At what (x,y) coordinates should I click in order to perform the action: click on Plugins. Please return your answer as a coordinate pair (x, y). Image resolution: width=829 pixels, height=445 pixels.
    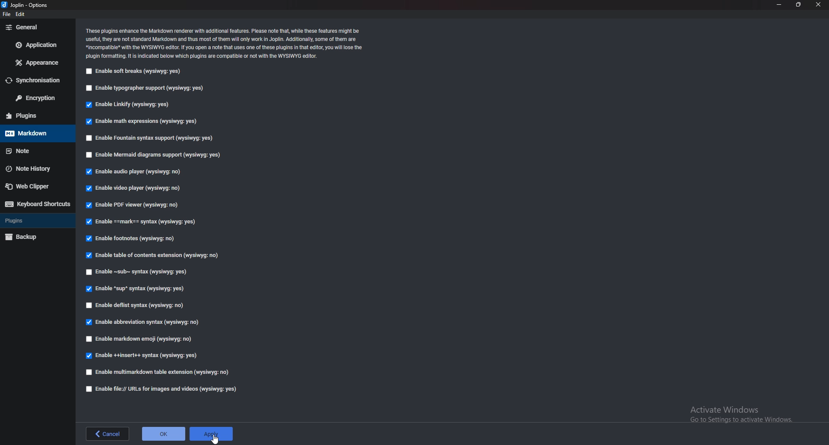
    Looking at the image, I should click on (35, 220).